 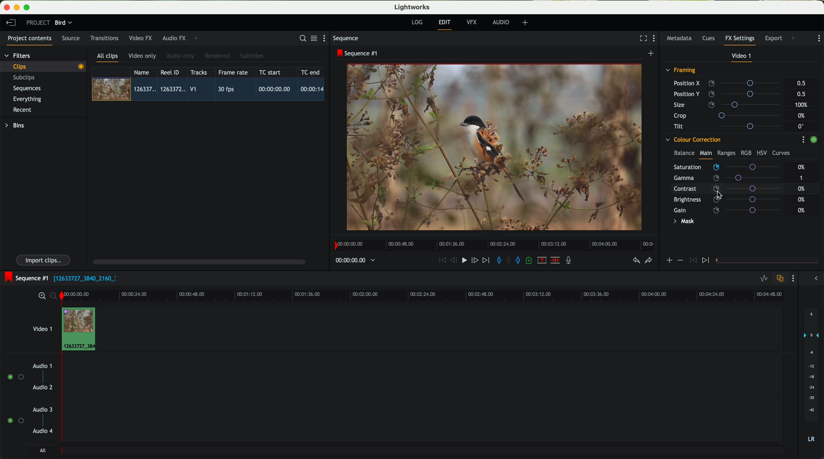 I want to click on bird, so click(x=63, y=23).